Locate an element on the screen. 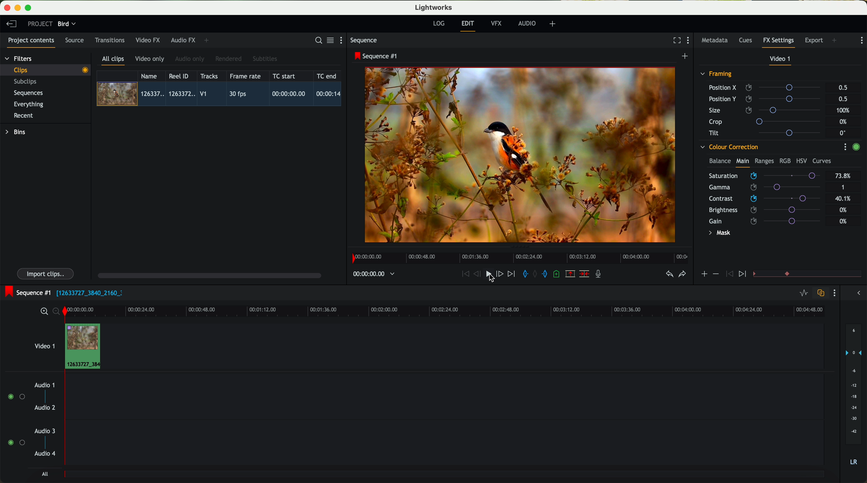  everything is located at coordinates (29, 104).